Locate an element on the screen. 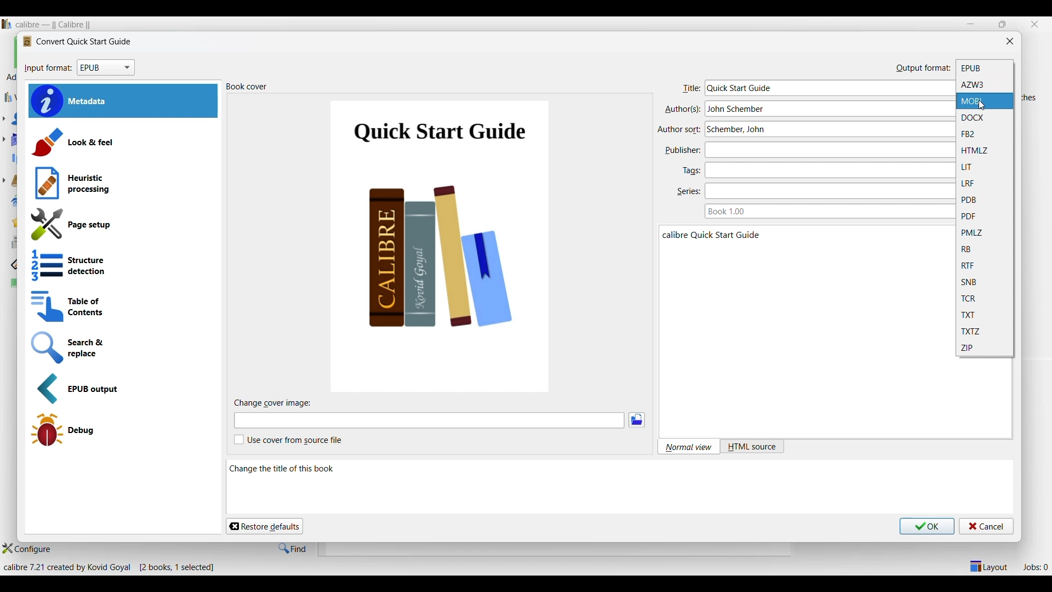 This screenshot has width=1052, height=592. RTF is located at coordinates (985, 265).